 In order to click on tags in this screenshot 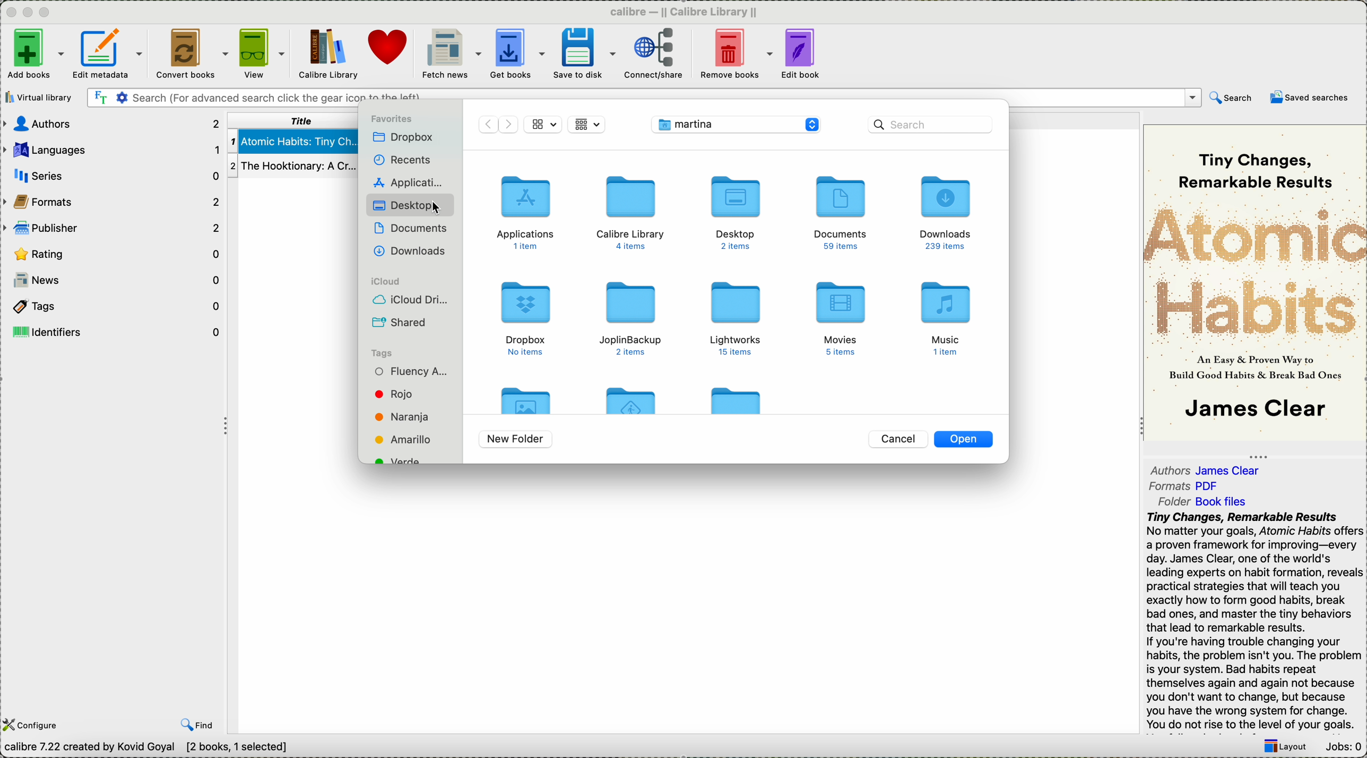, I will do `click(384, 352)`.